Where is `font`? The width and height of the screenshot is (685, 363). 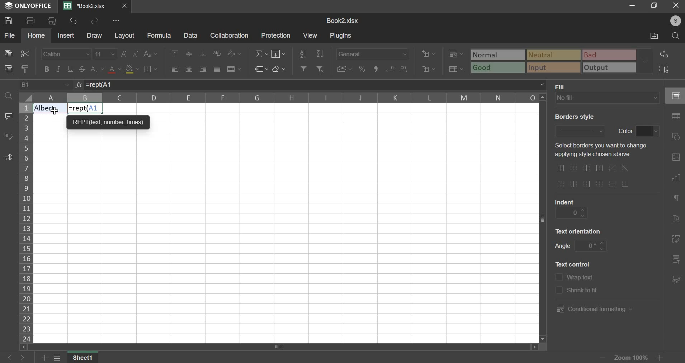
font is located at coordinates (66, 54).